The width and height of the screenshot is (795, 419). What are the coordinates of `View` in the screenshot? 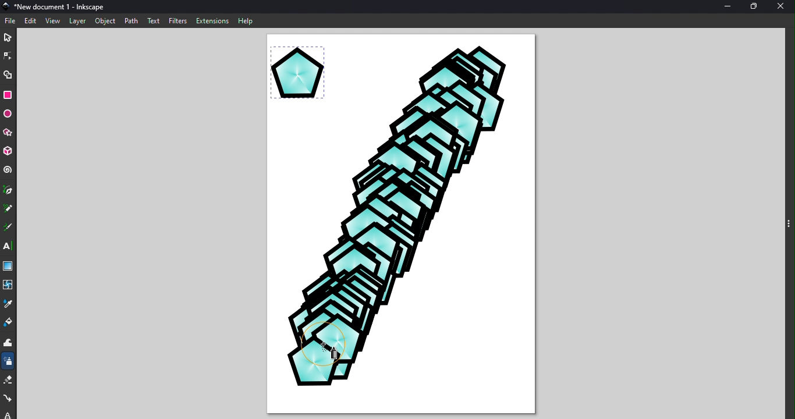 It's located at (51, 21).